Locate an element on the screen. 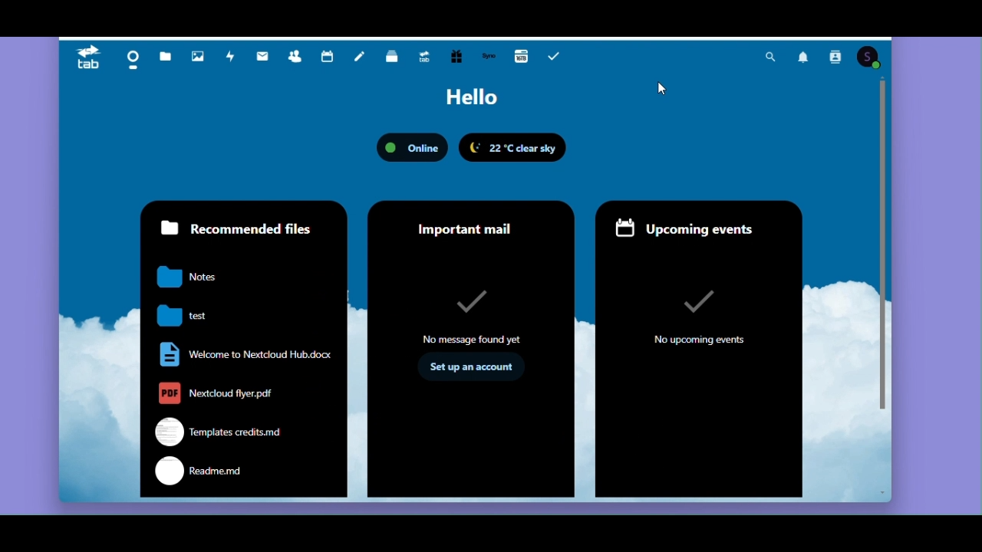  Hello is located at coordinates (471, 99).